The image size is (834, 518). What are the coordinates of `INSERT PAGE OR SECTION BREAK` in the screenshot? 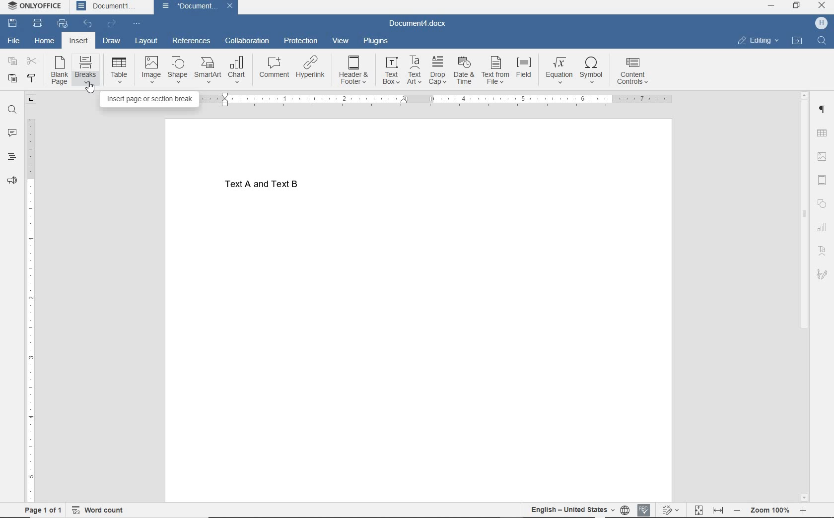 It's located at (151, 100).